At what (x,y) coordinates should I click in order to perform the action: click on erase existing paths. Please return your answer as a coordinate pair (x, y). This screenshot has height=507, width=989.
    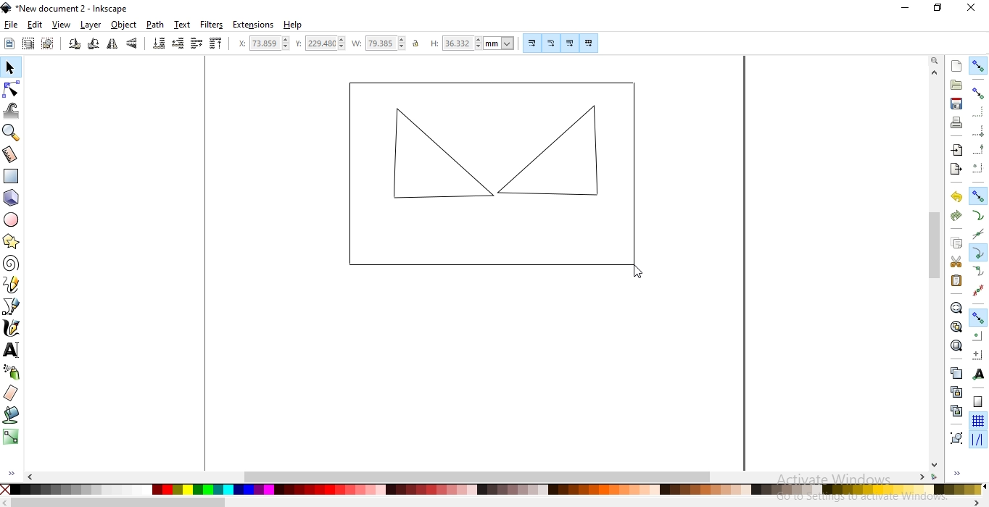
    Looking at the image, I should click on (12, 393).